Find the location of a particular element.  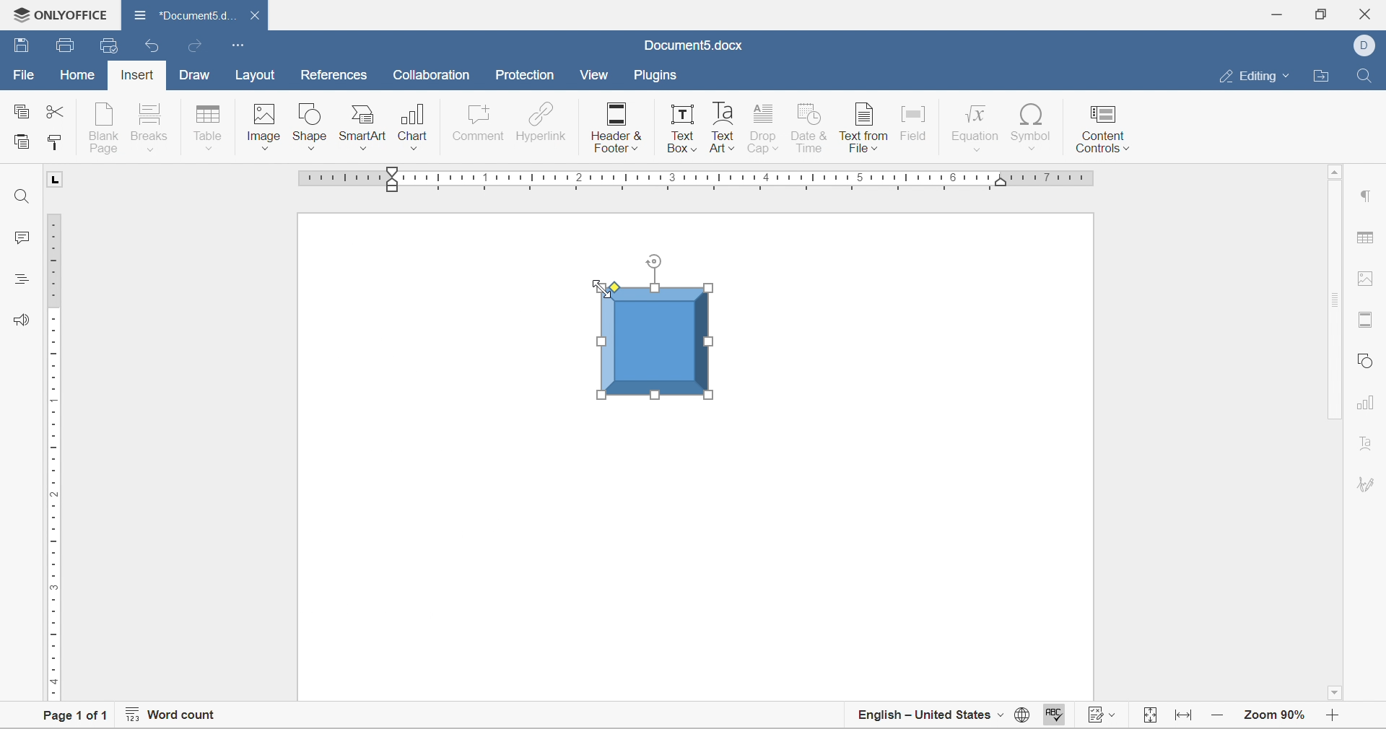

content controls is located at coordinates (1103, 128).